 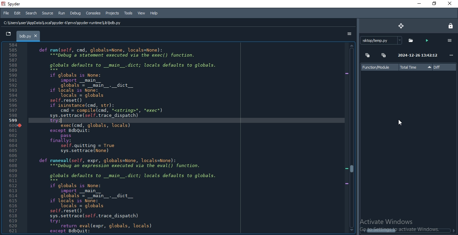 I want to click on View, so click(x=141, y=13).